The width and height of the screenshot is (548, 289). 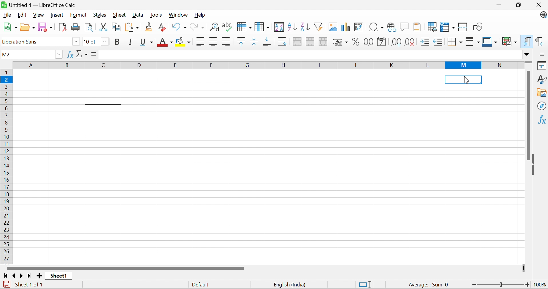 I want to click on Drop down, so click(x=76, y=42).